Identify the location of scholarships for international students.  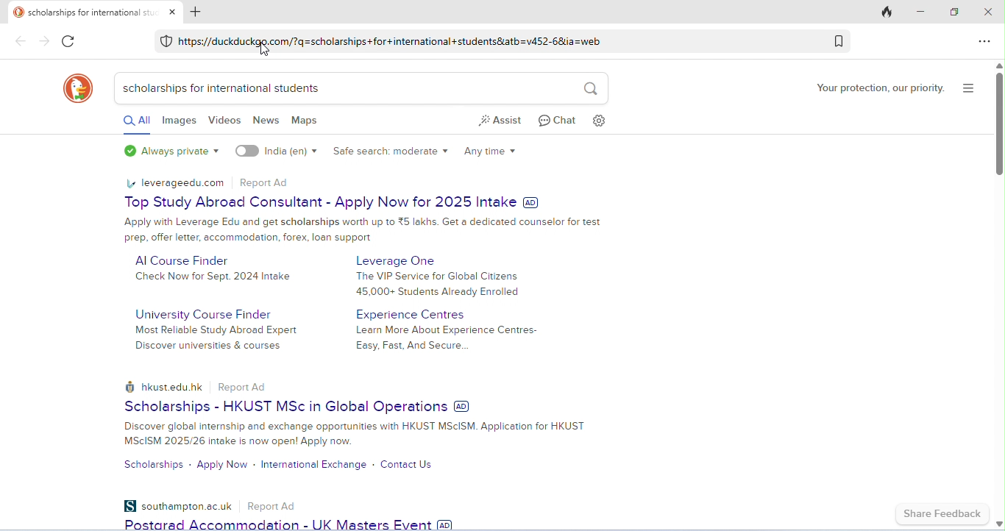
(223, 87).